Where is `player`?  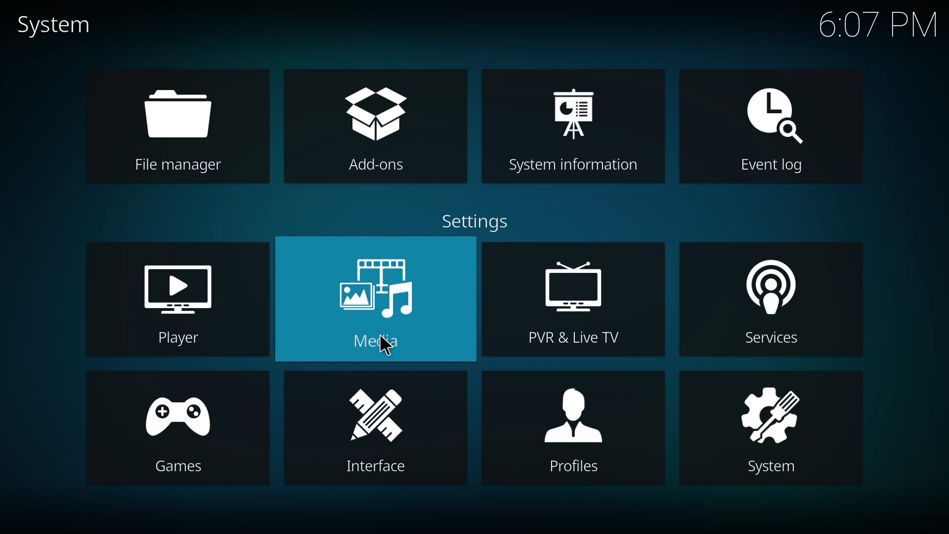 player is located at coordinates (179, 286).